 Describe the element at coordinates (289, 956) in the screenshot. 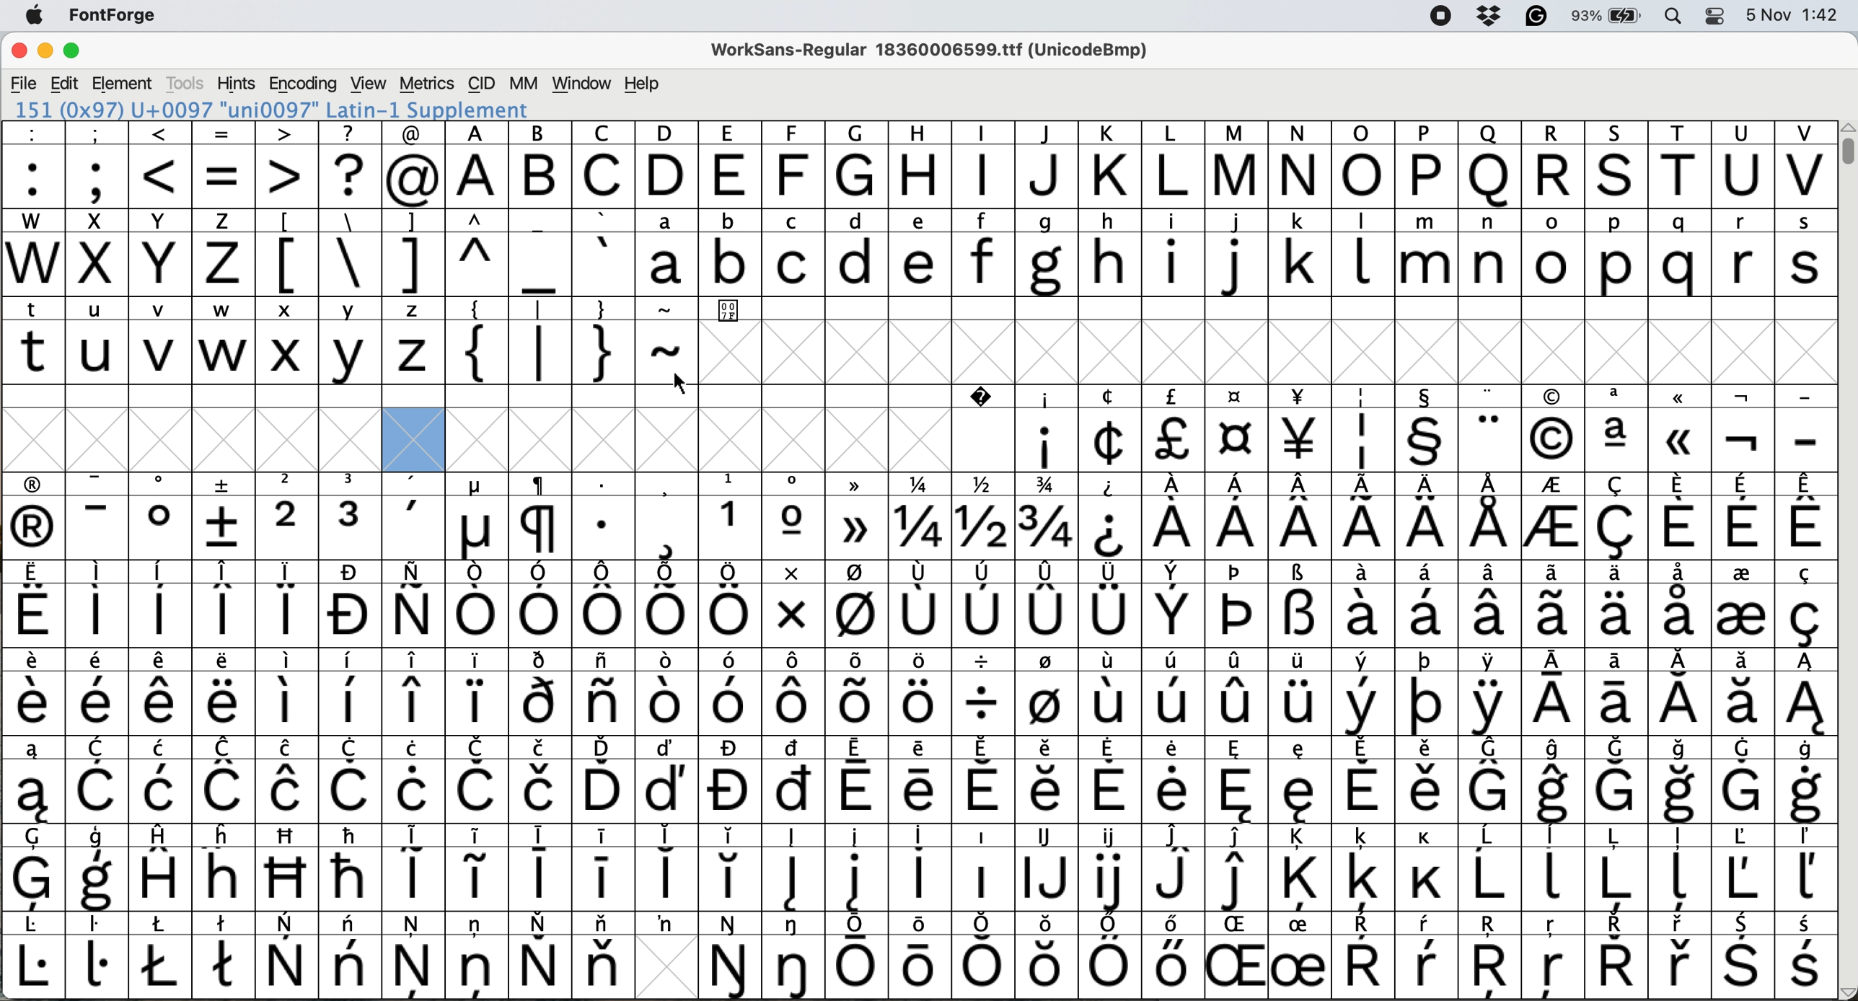

I see `symbol` at that location.